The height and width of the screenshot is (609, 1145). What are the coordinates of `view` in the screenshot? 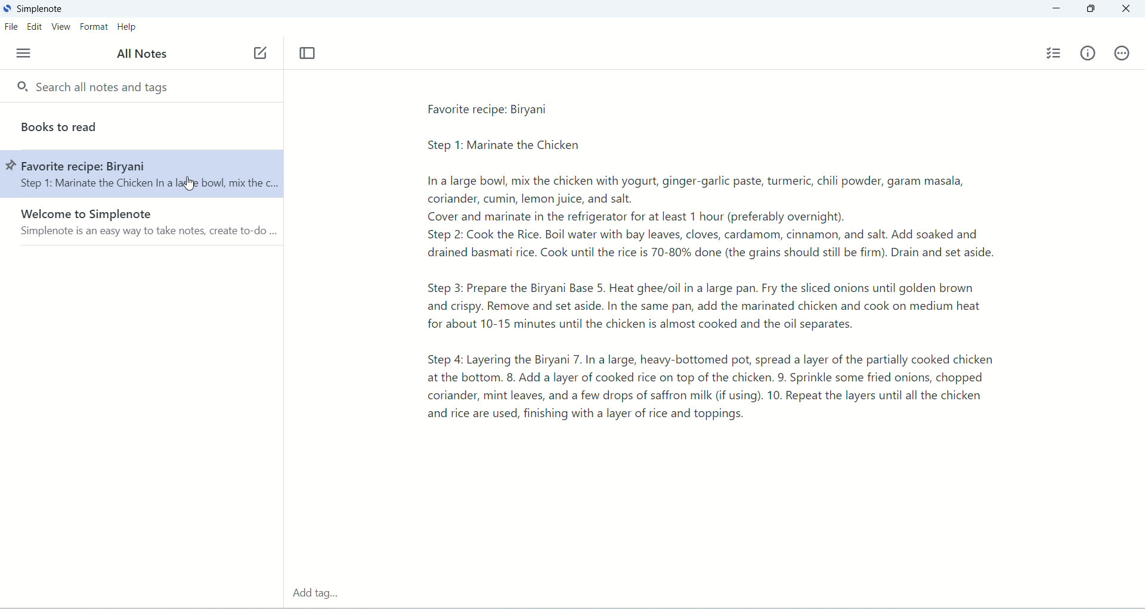 It's located at (60, 27).